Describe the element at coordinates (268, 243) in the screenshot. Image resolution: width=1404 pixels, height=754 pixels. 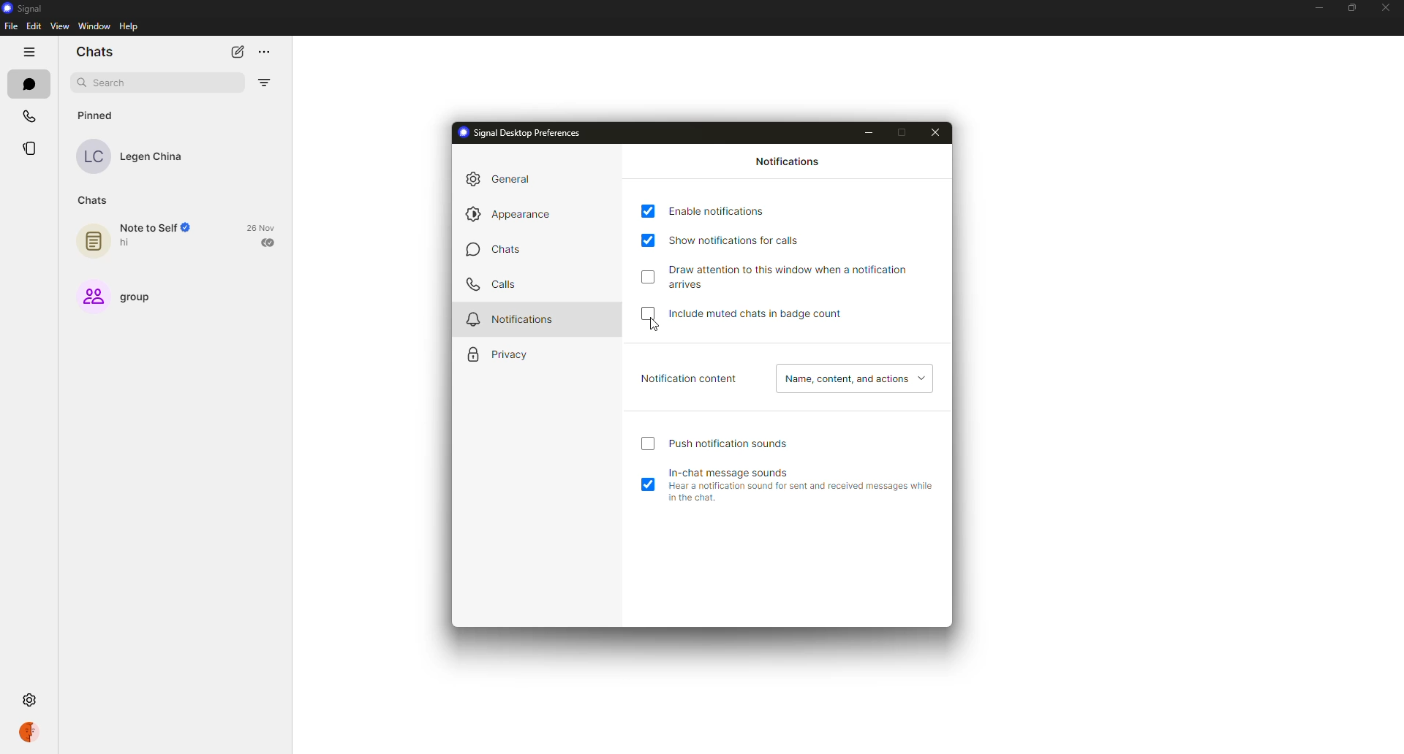
I see `sent` at that location.